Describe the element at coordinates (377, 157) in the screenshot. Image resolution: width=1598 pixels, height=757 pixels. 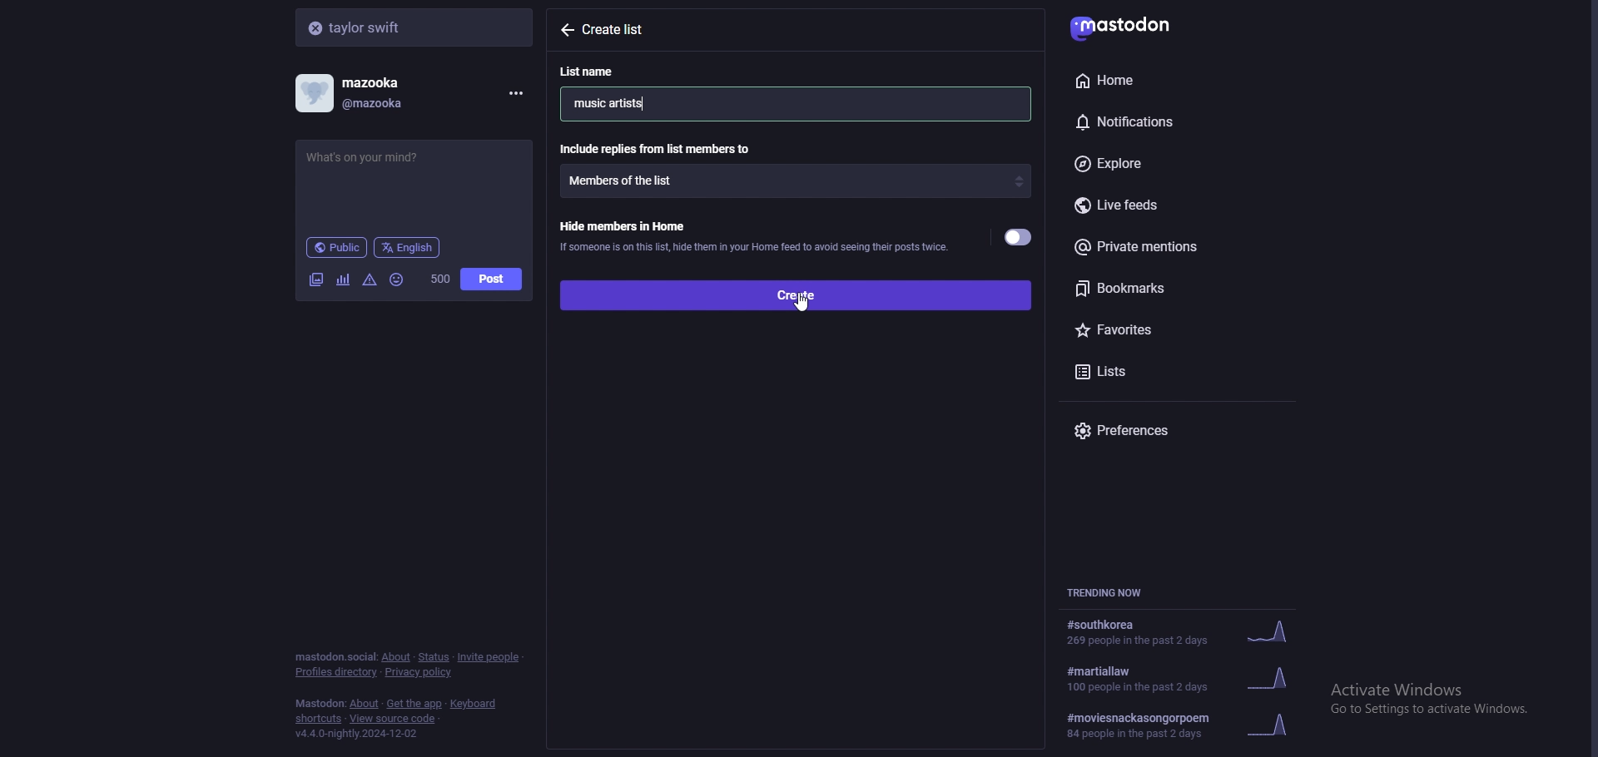
I see `status update` at that location.